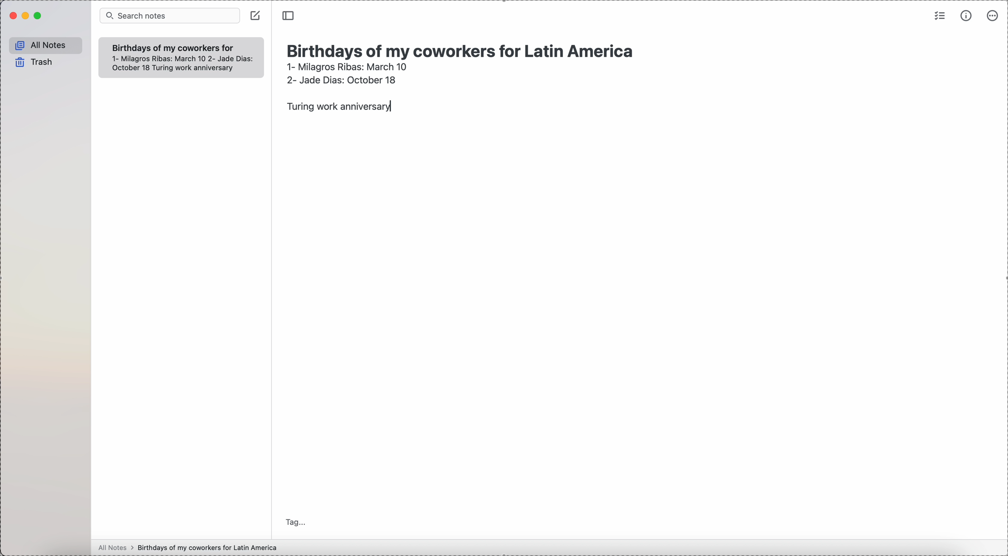  Describe the element at coordinates (12, 16) in the screenshot. I see `close Simplenote` at that location.